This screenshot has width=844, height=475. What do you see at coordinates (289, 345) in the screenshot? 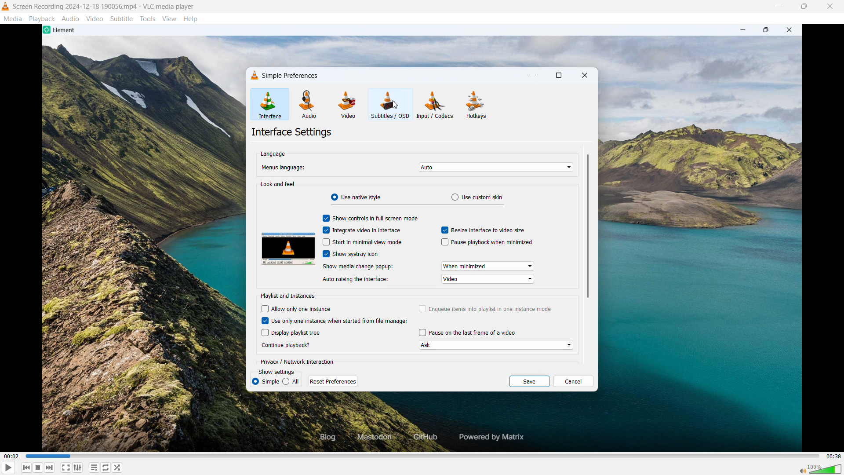
I see `Bl Continue playback?` at bounding box center [289, 345].